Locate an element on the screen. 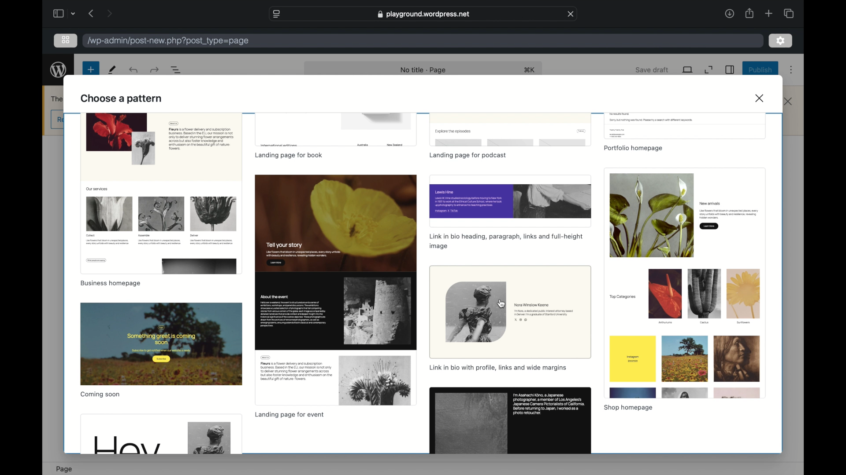 This screenshot has height=475, width=846. publish is located at coordinates (761, 69).